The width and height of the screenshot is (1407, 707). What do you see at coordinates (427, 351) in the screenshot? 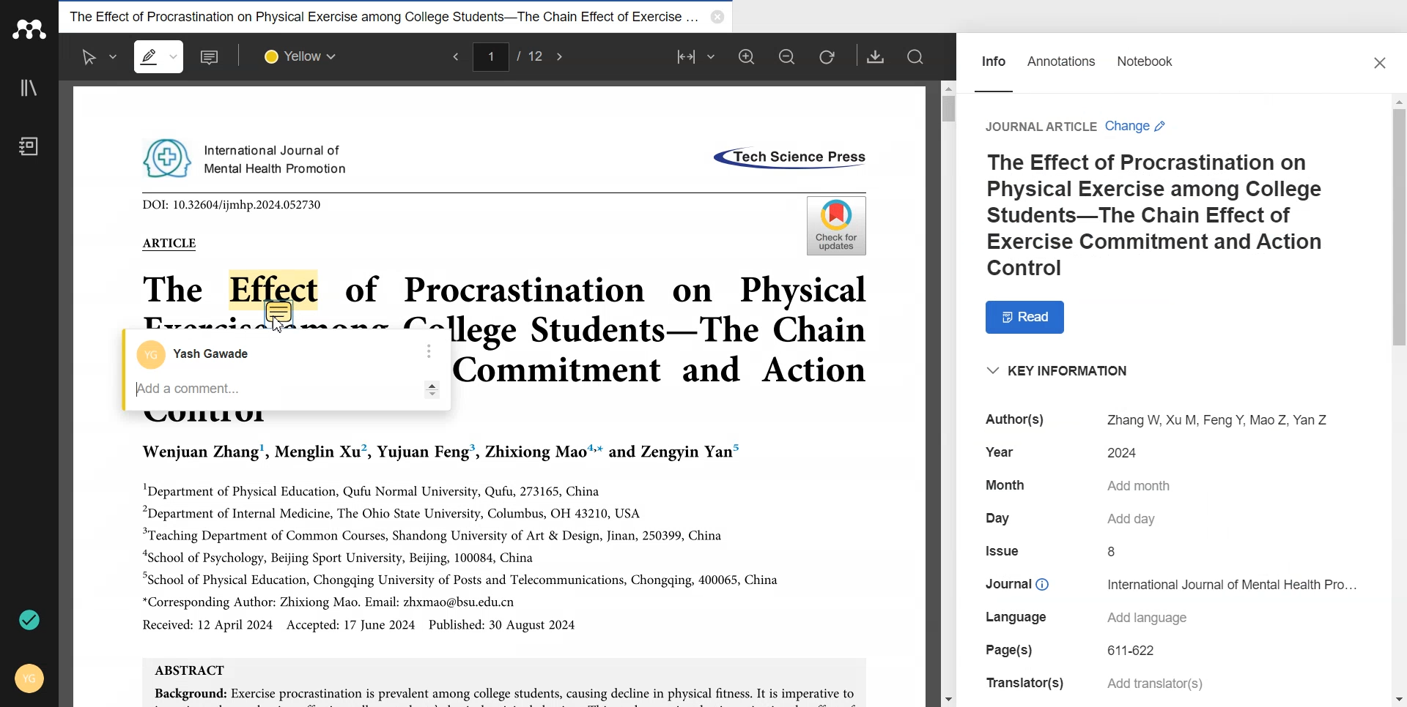
I see `More` at bounding box center [427, 351].